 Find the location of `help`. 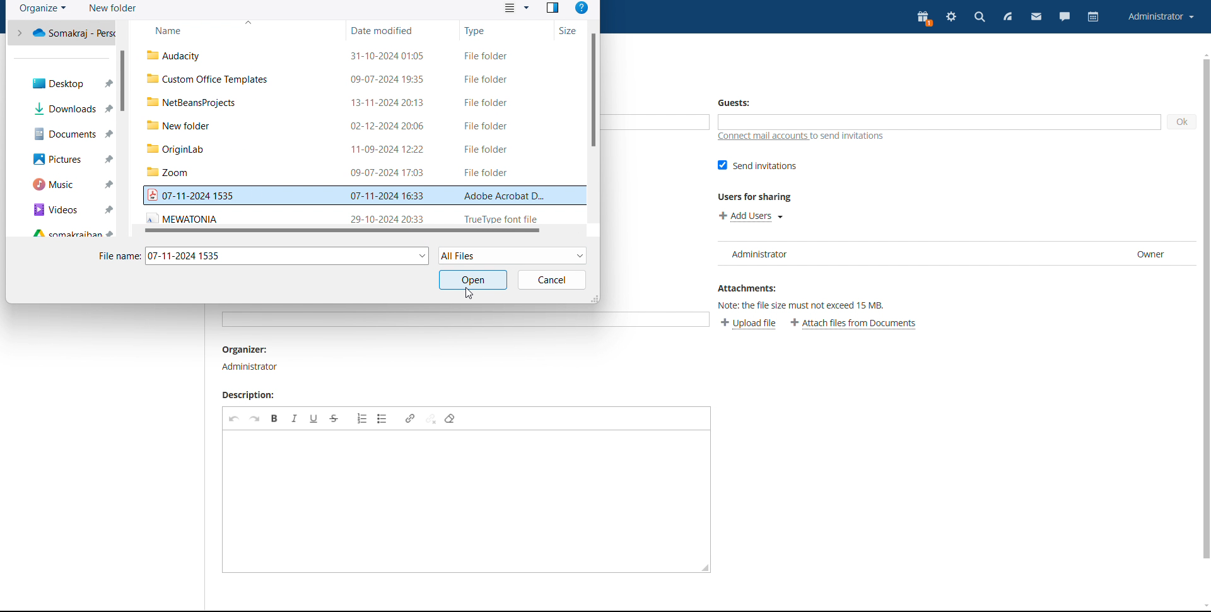

help is located at coordinates (583, 9).